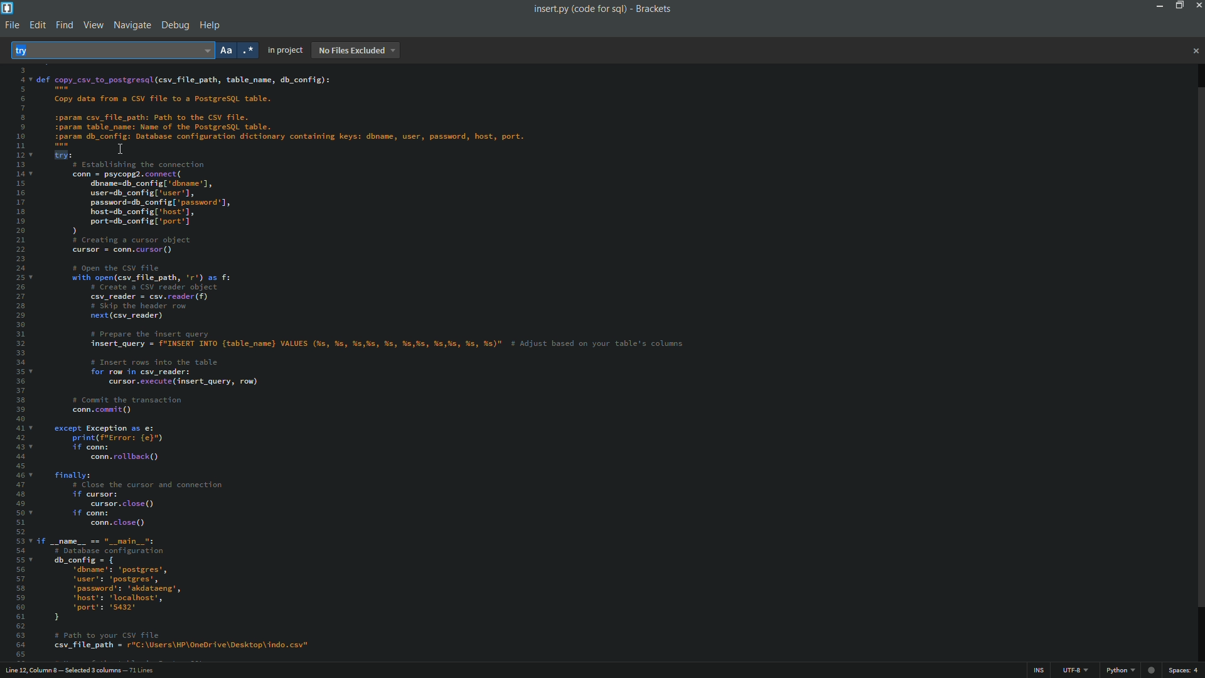 This screenshot has height=678, width=1205. What do you see at coordinates (355, 51) in the screenshot?
I see `no file excluded` at bounding box center [355, 51].